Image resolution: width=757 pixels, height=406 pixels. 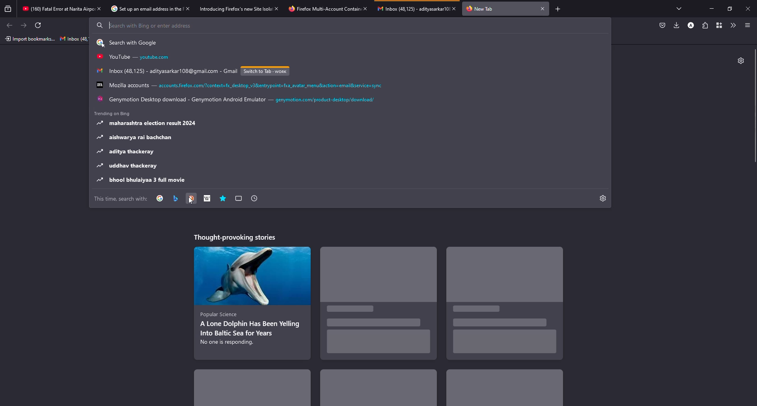 I want to click on stories, so click(x=503, y=389).